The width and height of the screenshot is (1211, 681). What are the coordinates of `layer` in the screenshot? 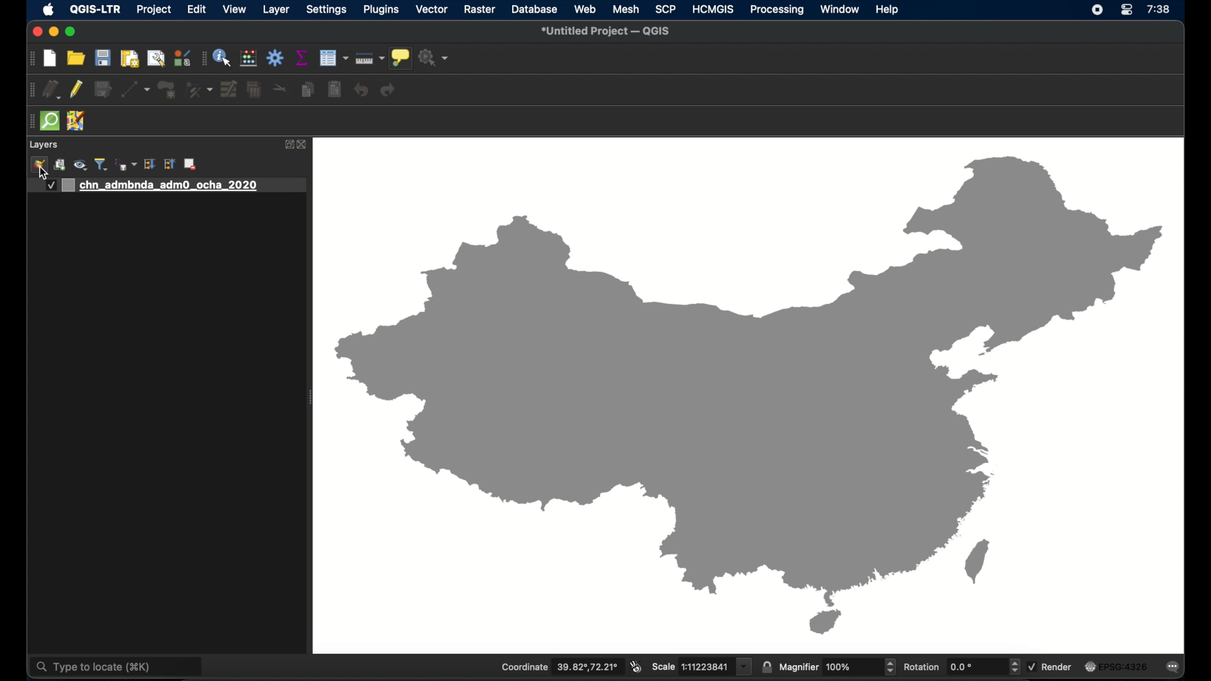 It's located at (276, 10).